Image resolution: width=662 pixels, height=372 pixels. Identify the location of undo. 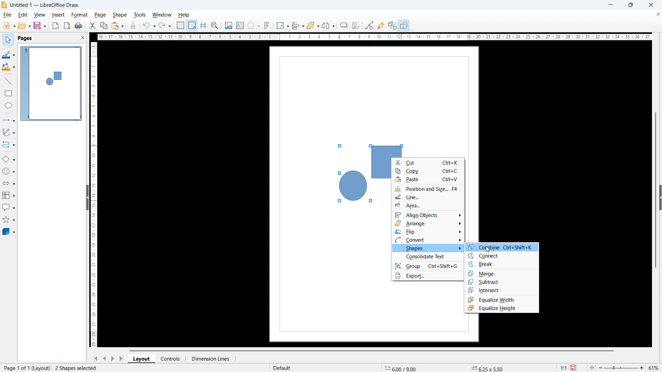
(149, 26).